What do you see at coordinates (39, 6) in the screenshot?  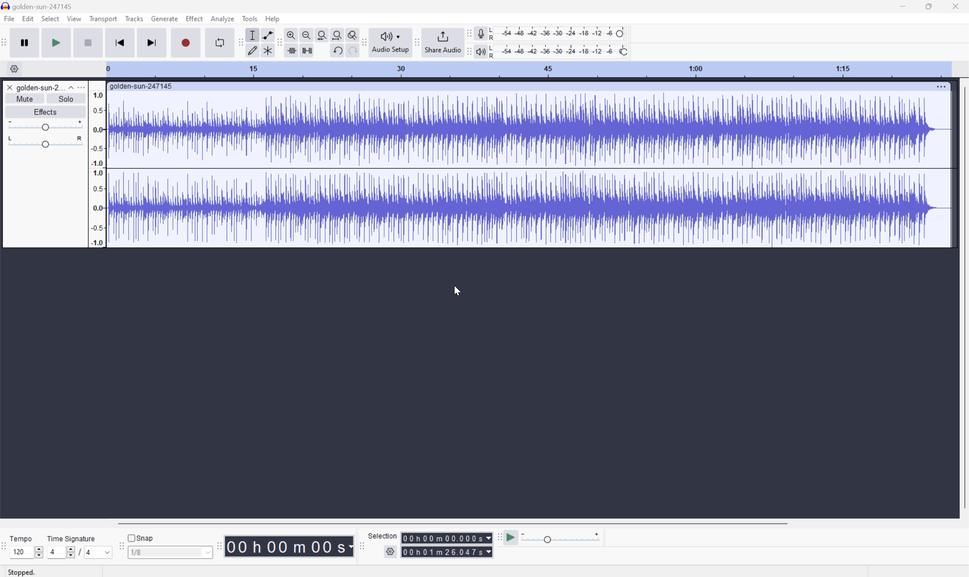 I see `golden-sun-247145` at bounding box center [39, 6].